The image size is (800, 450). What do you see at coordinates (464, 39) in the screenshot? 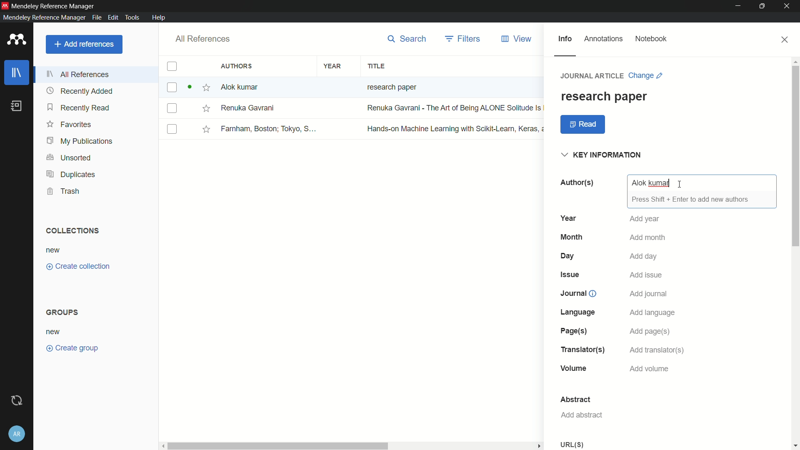
I see `filters` at bounding box center [464, 39].